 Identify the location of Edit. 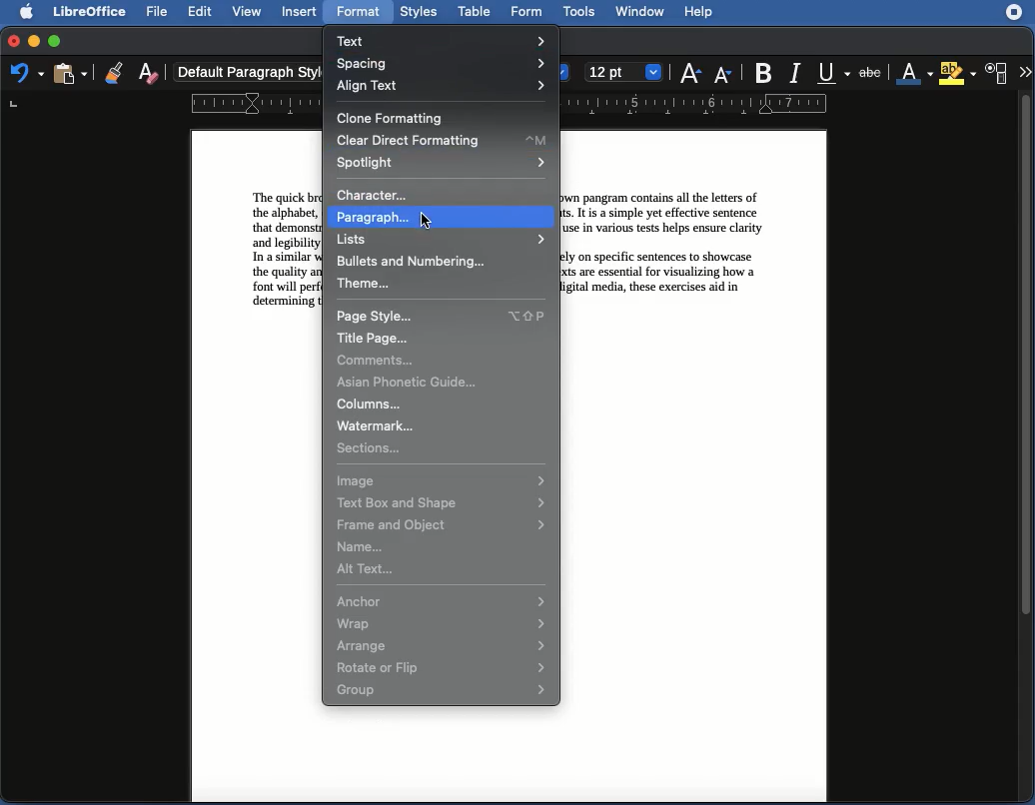
(201, 11).